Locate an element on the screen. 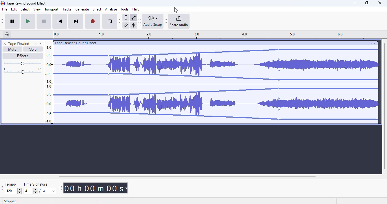 This screenshot has height=204, width=387. multi-tool is located at coordinates (133, 25).